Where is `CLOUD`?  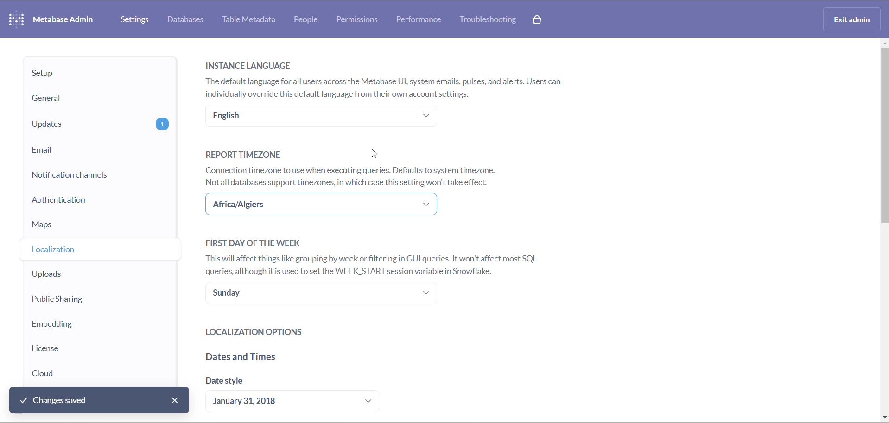
CLOUD is located at coordinates (75, 373).